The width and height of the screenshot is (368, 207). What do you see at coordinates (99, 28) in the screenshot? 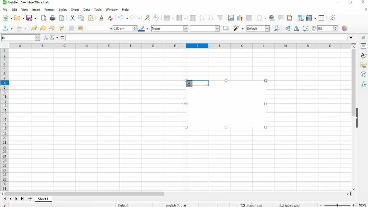
I see `Line style` at bounding box center [99, 28].